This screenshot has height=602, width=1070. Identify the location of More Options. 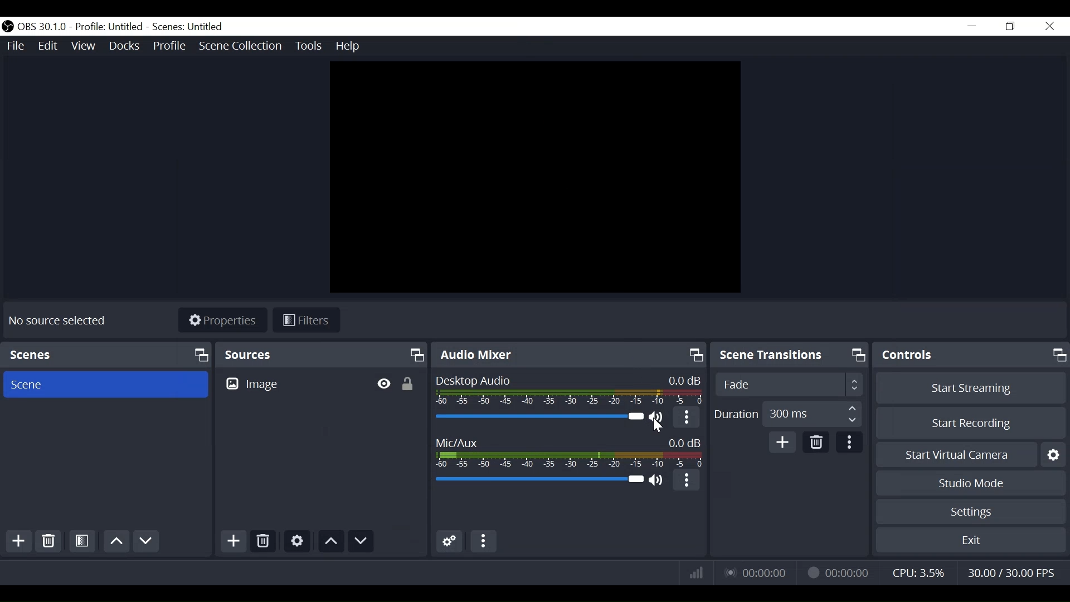
(688, 482).